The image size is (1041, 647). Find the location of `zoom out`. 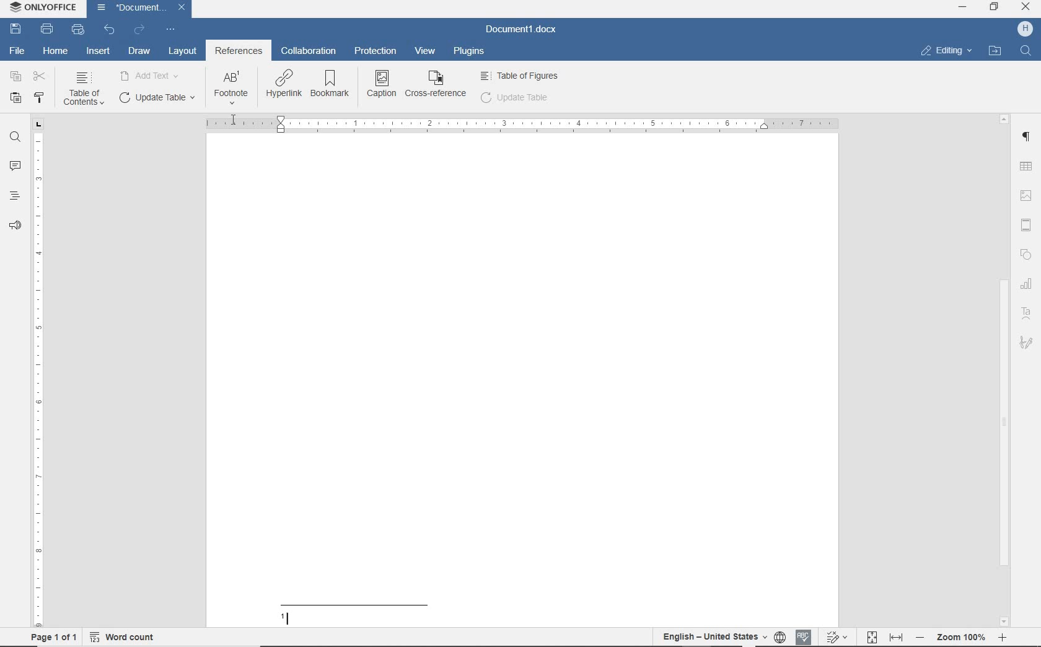

zoom out is located at coordinates (923, 638).